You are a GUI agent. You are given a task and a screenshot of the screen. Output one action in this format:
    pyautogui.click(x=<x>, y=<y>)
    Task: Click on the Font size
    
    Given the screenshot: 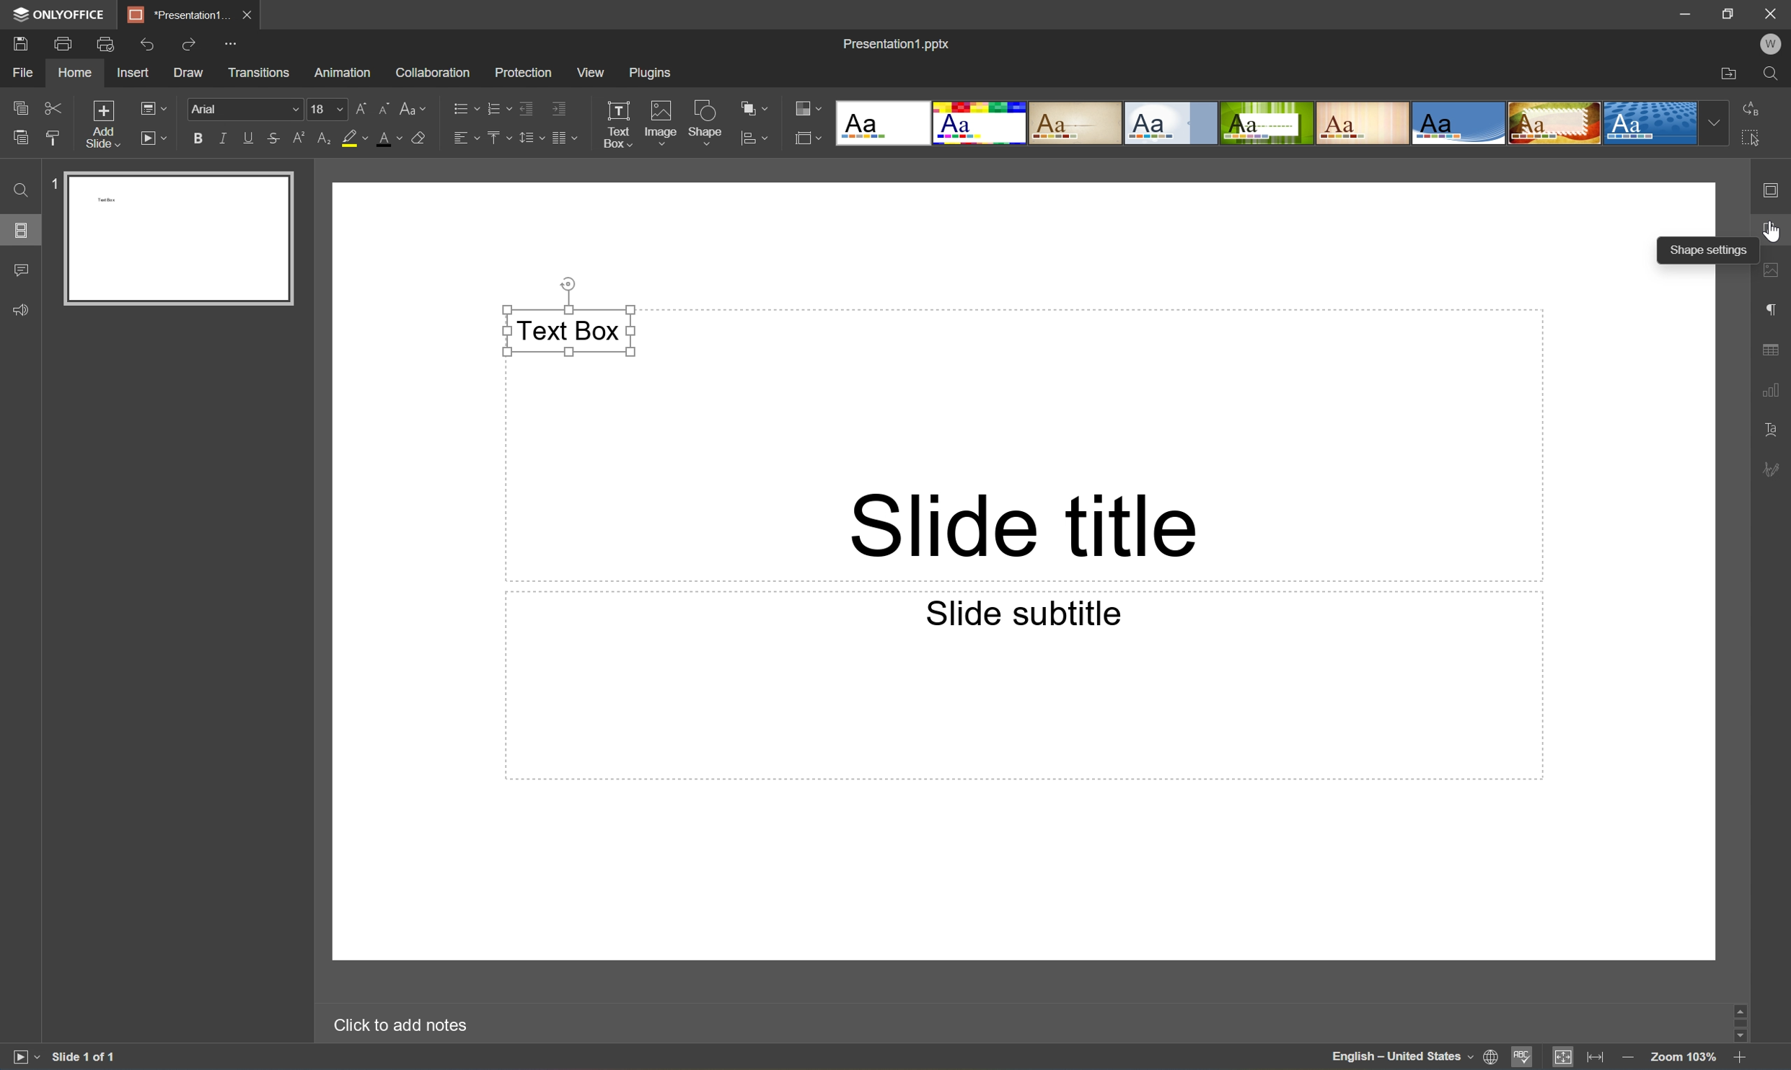 What is the action you would take?
    pyautogui.click(x=327, y=107)
    